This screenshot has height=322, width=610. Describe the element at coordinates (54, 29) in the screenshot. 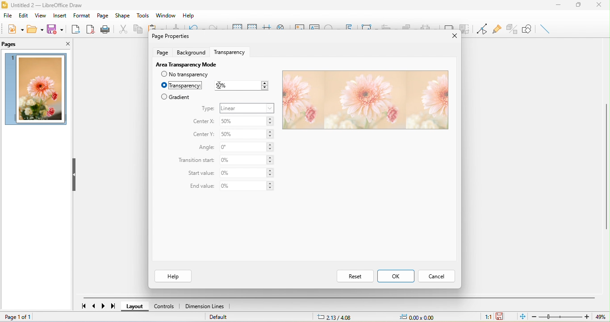

I see `save` at that location.